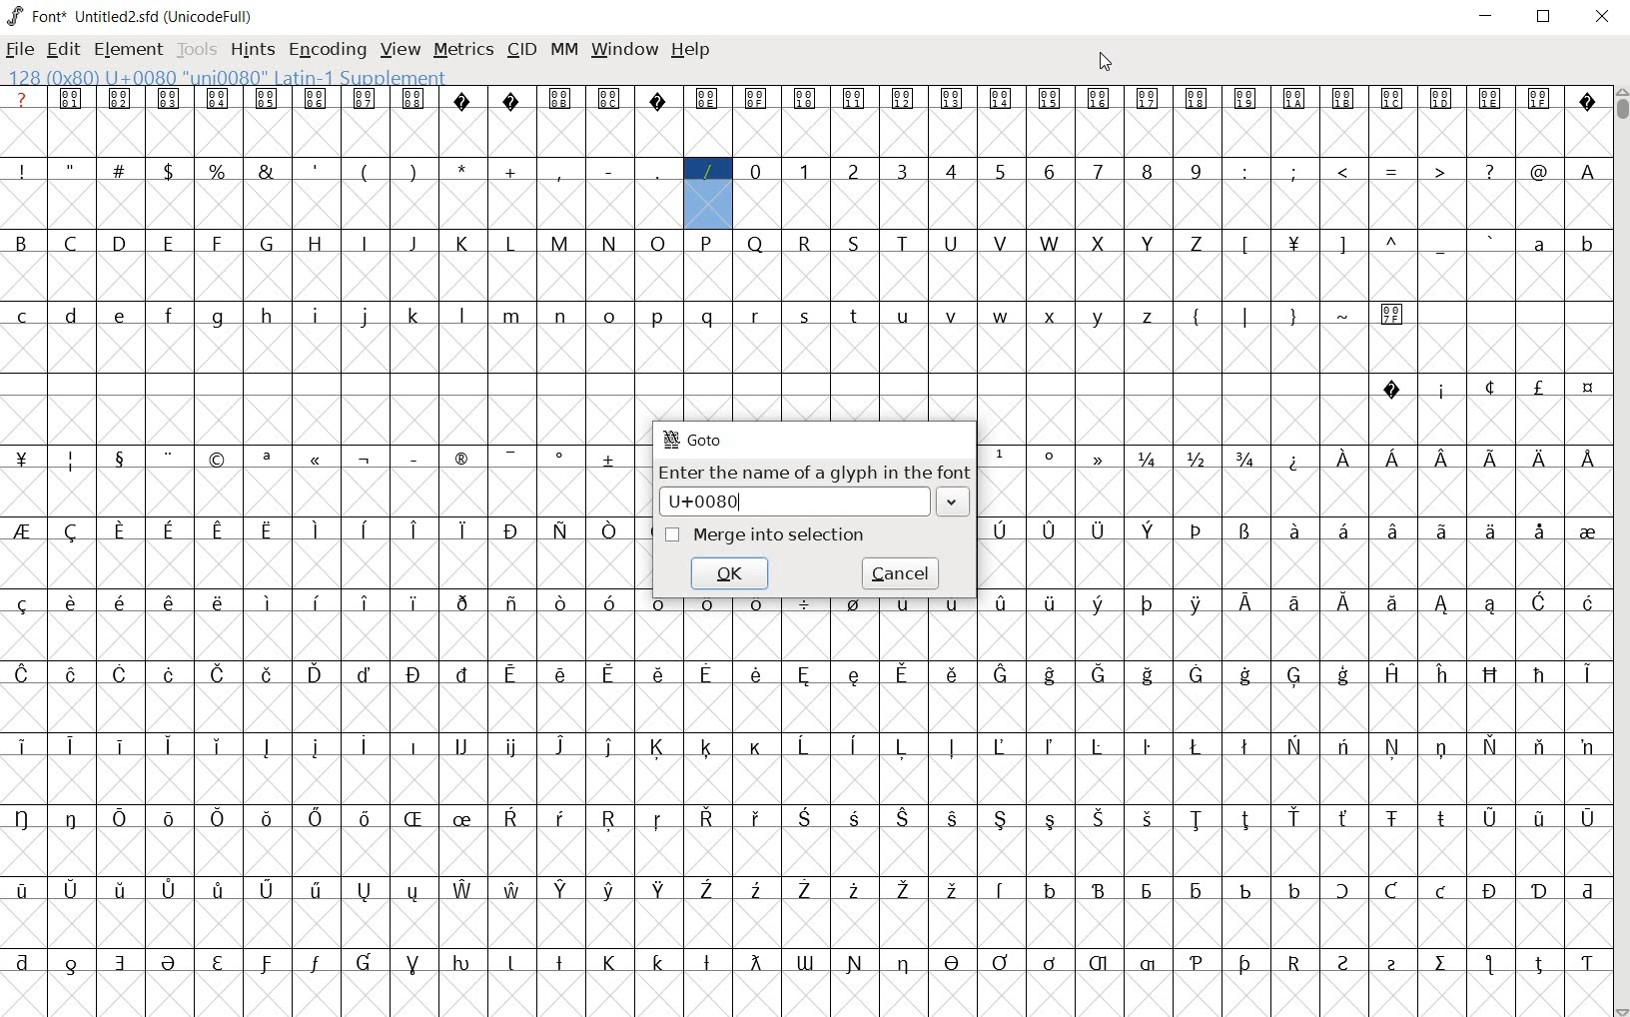 Image resolution: width=1630 pixels, height=1017 pixels. I want to click on glyph, so click(953, 962).